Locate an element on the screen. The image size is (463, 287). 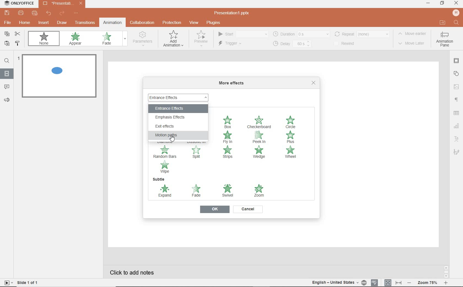
fit to slide is located at coordinates (388, 282).